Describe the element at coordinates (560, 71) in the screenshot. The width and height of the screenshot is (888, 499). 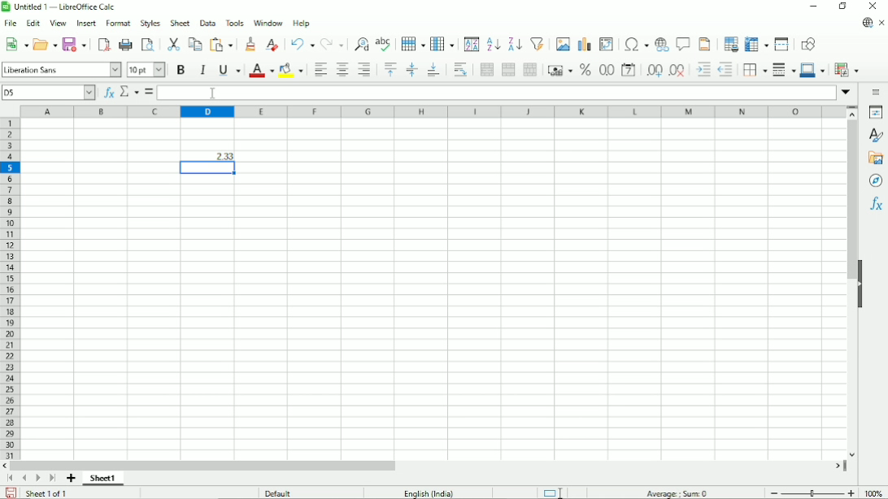
I see `Format as currency` at that location.